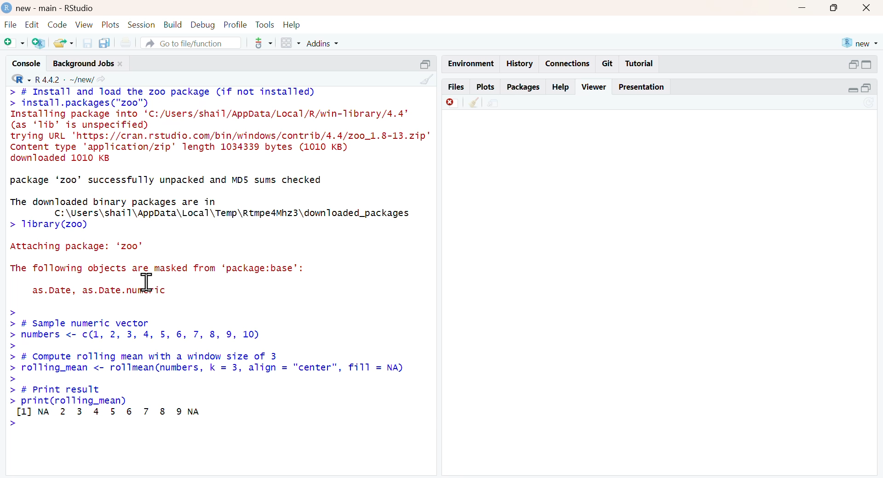 This screenshot has width=883, height=478. I want to click on share icon, so click(102, 79).